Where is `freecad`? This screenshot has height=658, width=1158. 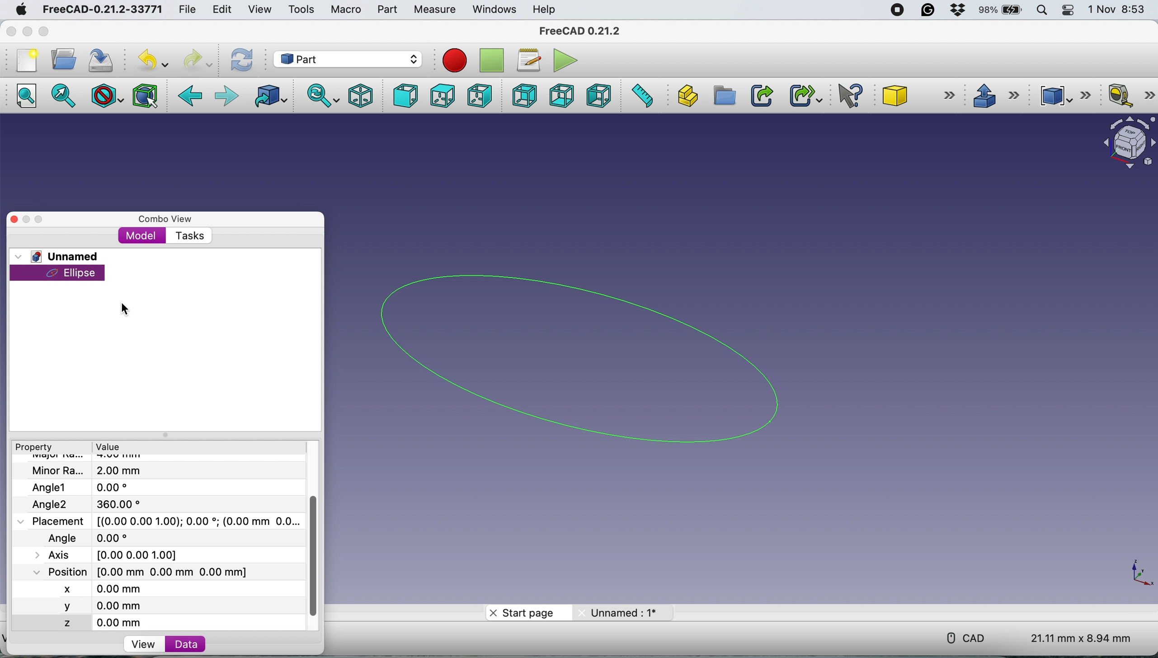
freecad is located at coordinates (579, 32).